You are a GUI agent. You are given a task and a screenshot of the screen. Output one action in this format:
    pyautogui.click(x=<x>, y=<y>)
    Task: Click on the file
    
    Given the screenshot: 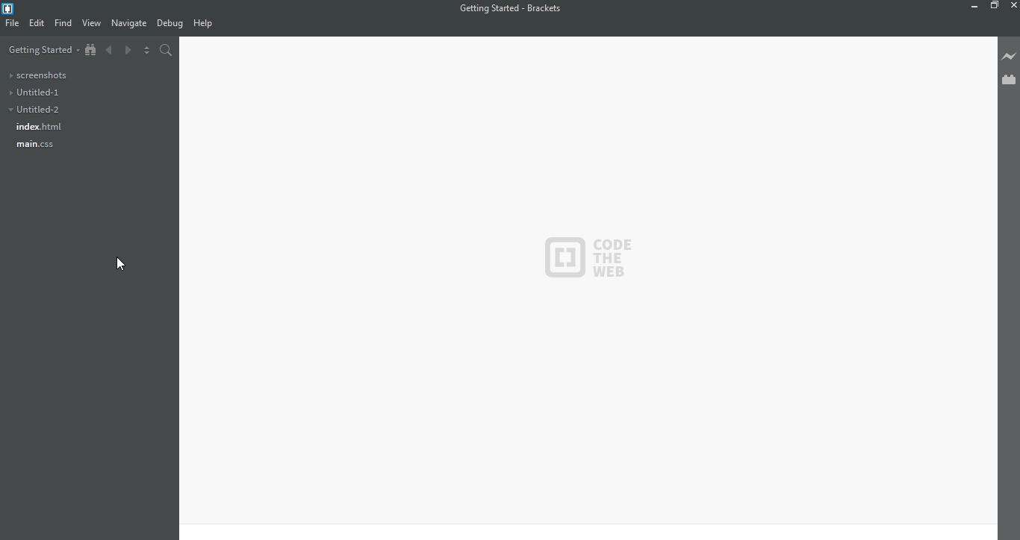 What is the action you would take?
    pyautogui.click(x=13, y=24)
    